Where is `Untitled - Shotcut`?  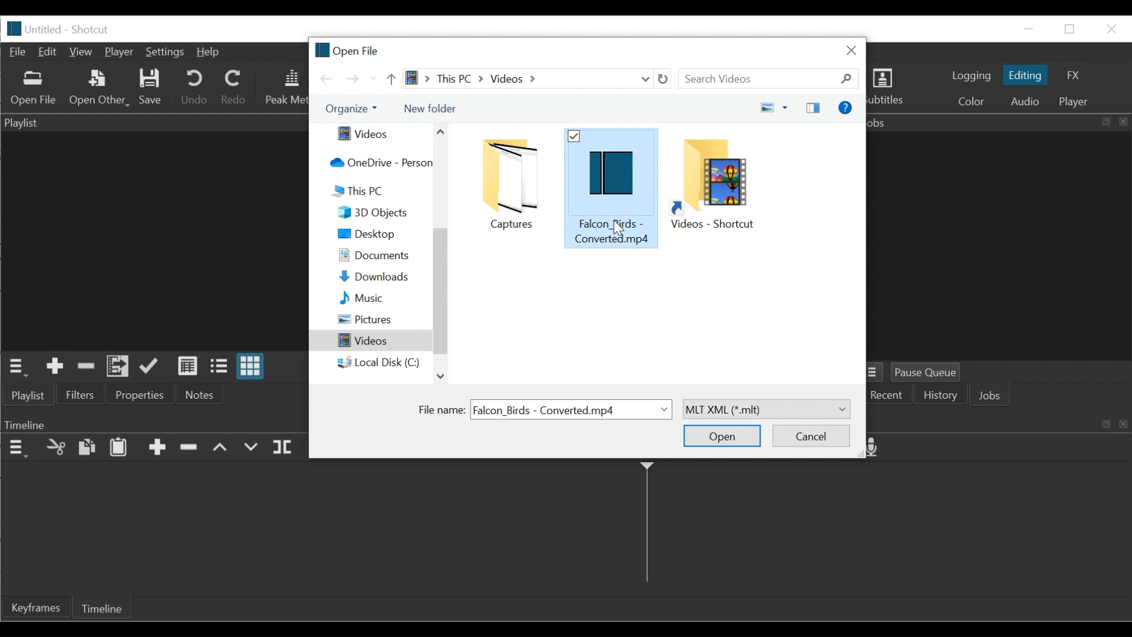
Untitled - Shotcut is located at coordinates (71, 29).